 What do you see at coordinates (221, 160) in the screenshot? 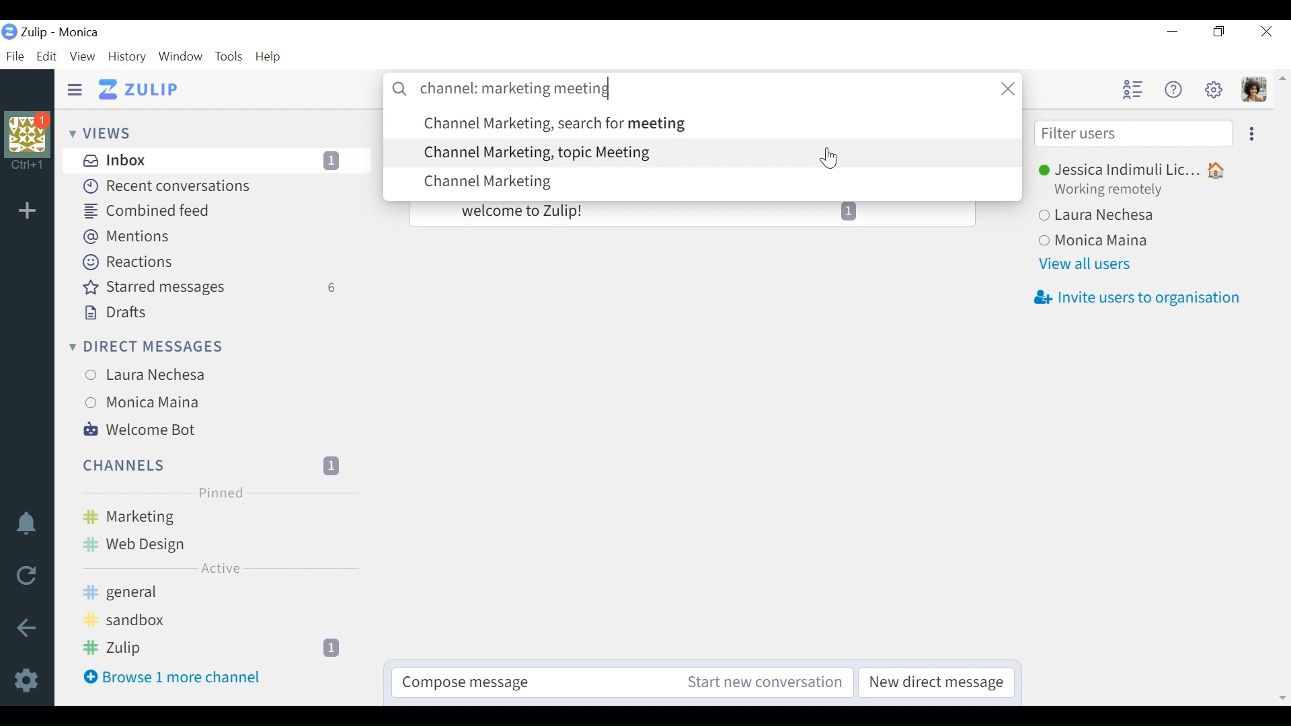
I see `Inbox` at bounding box center [221, 160].